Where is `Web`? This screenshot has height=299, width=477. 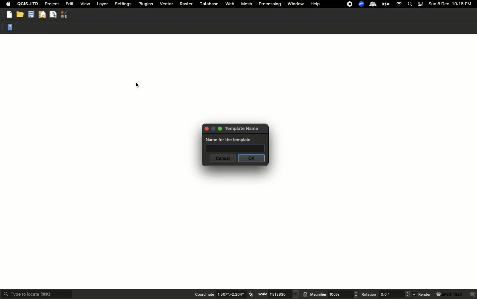 Web is located at coordinates (230, 3).